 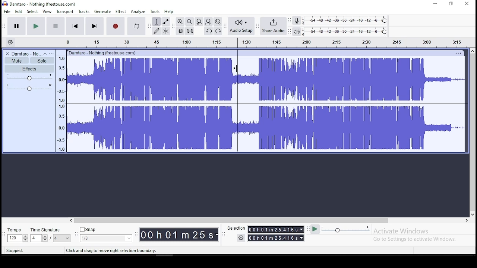 I want to click on options, so click(x=457, y=53).